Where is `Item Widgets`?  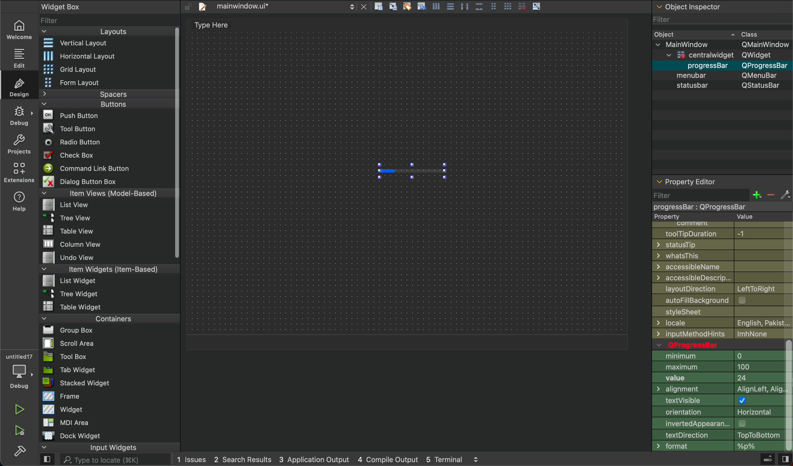
Item Widgets is located at coordinates (99, 269).